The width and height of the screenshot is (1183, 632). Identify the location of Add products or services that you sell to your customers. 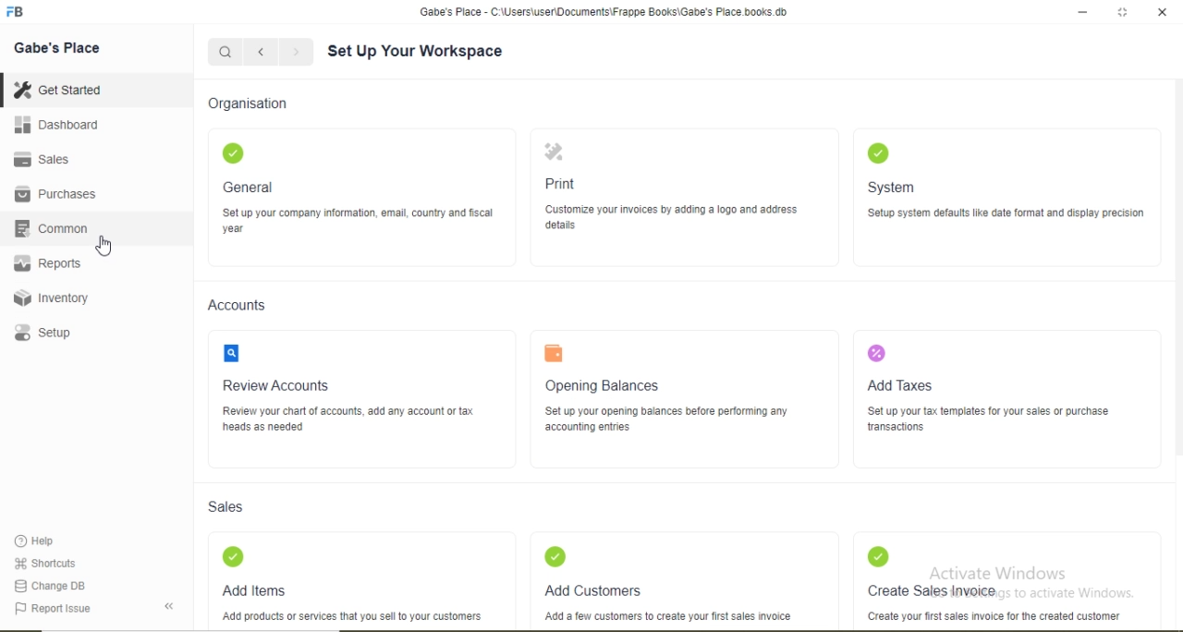
(354, 616).